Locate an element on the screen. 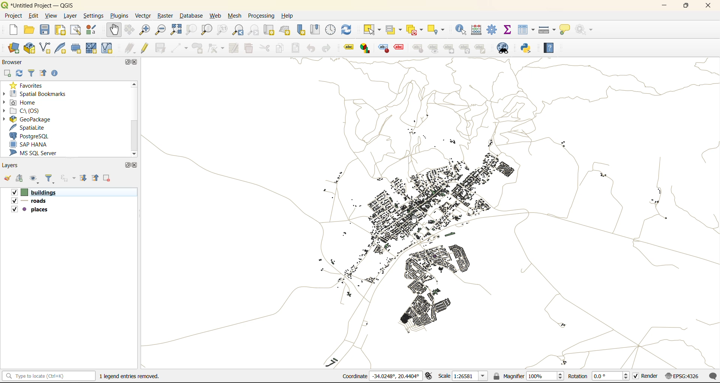 This screenshot has width=720, height=383. cursor is located at coordinates (417, 220).